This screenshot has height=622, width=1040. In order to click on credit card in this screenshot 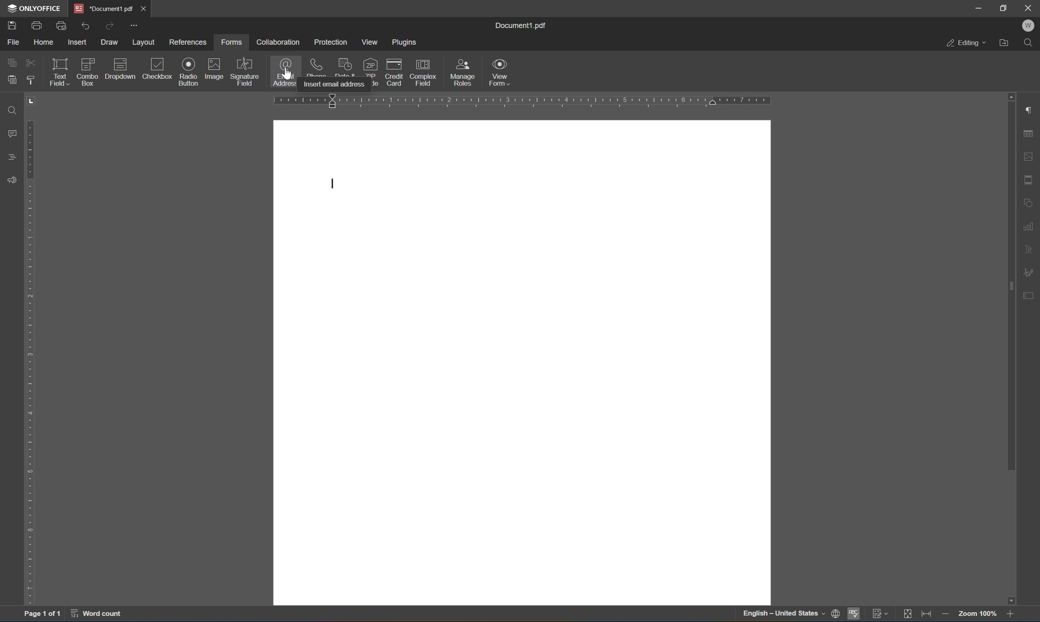, I will do `click(393, 73)`.